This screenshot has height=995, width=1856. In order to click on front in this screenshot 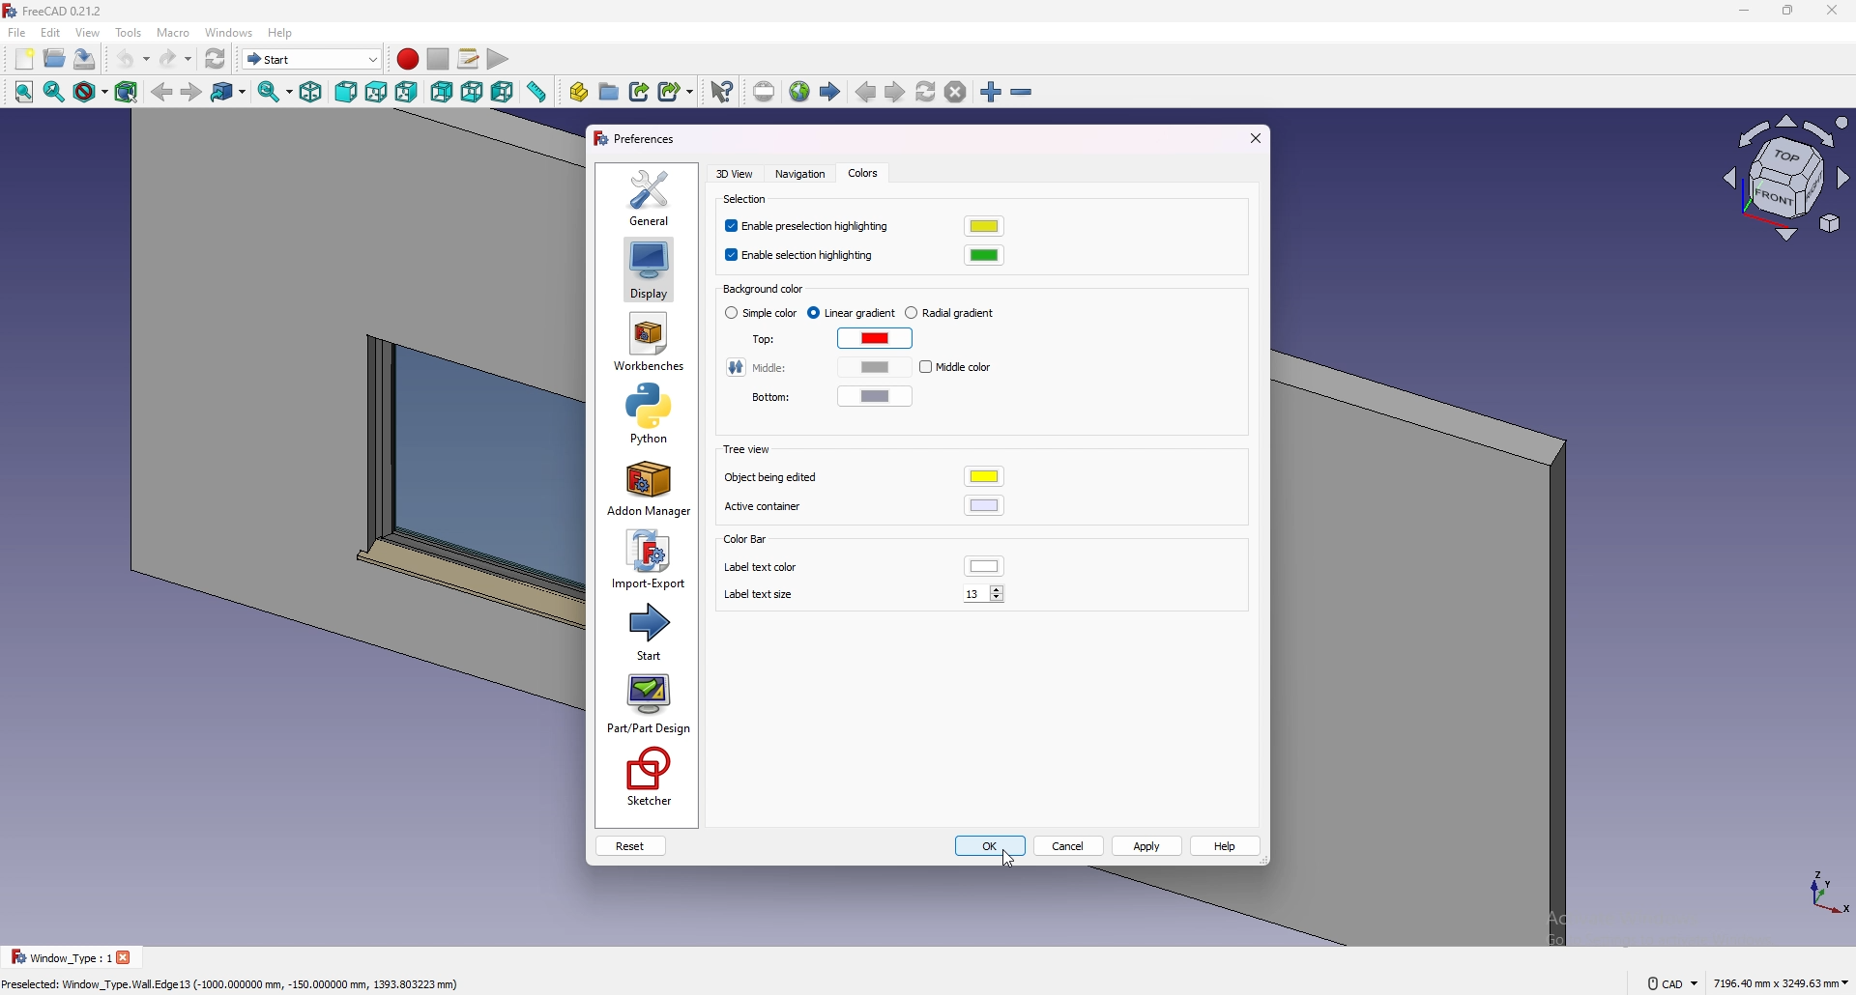, I will do `click(348, 93)`.